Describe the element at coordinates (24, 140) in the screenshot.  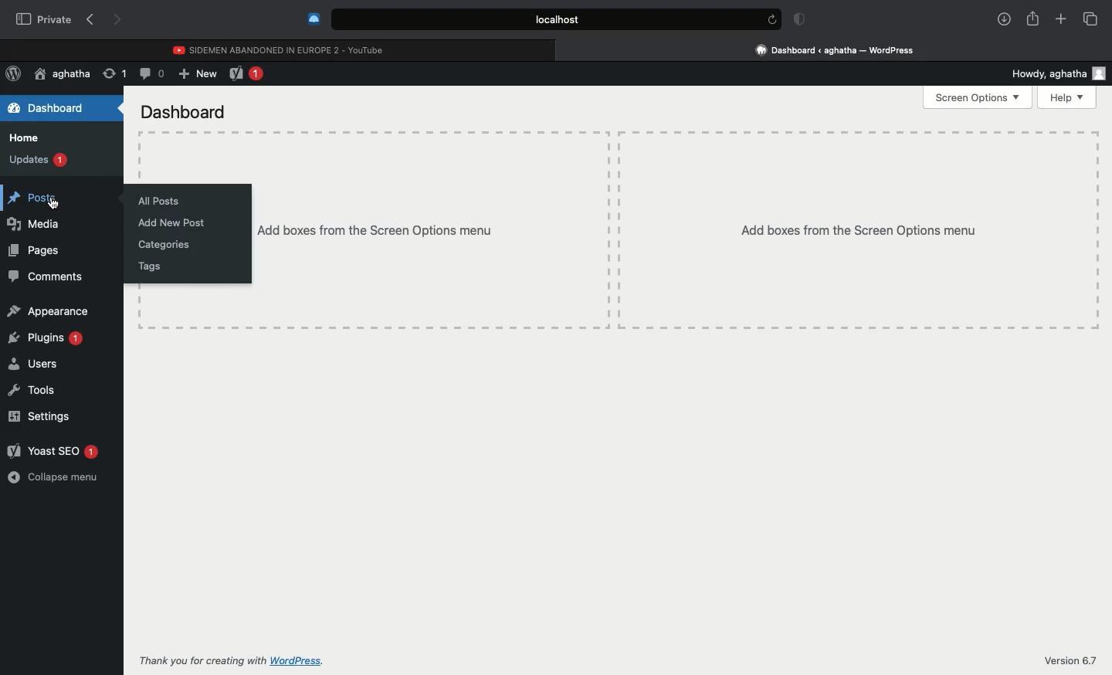
I see `Home` at that location.